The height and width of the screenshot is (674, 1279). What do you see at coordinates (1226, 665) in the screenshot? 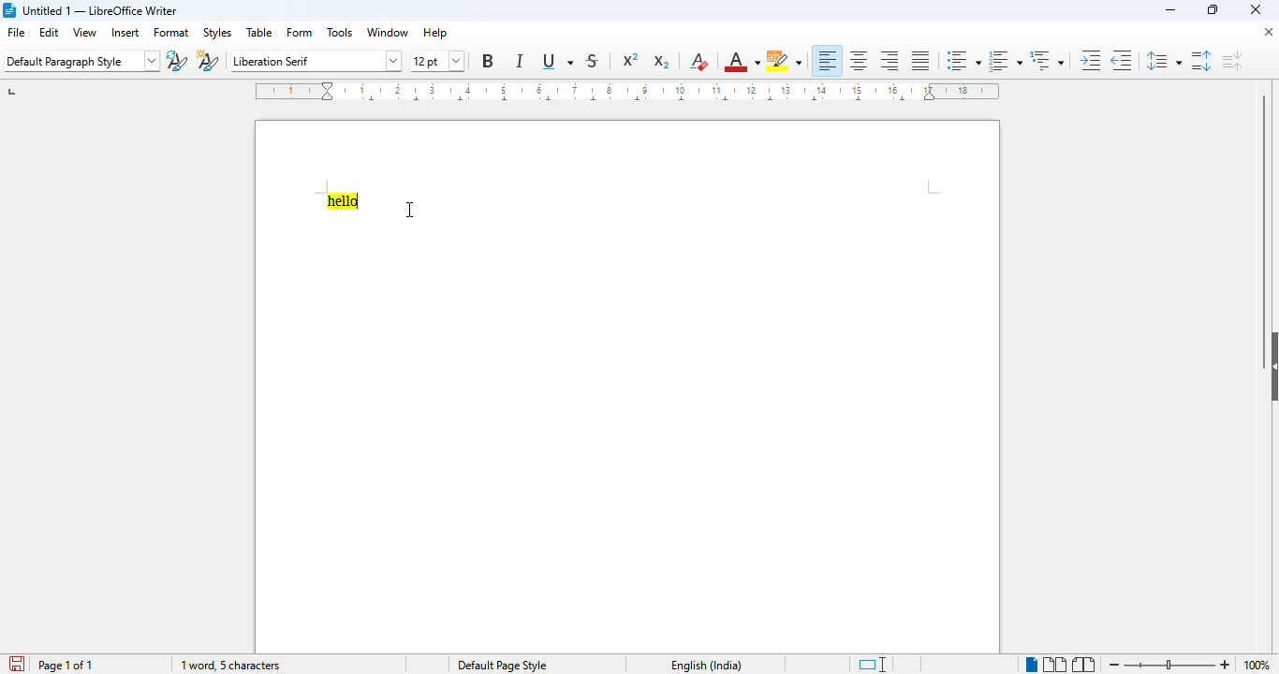
I see `zoom in` at bounding box center [1226, 665].